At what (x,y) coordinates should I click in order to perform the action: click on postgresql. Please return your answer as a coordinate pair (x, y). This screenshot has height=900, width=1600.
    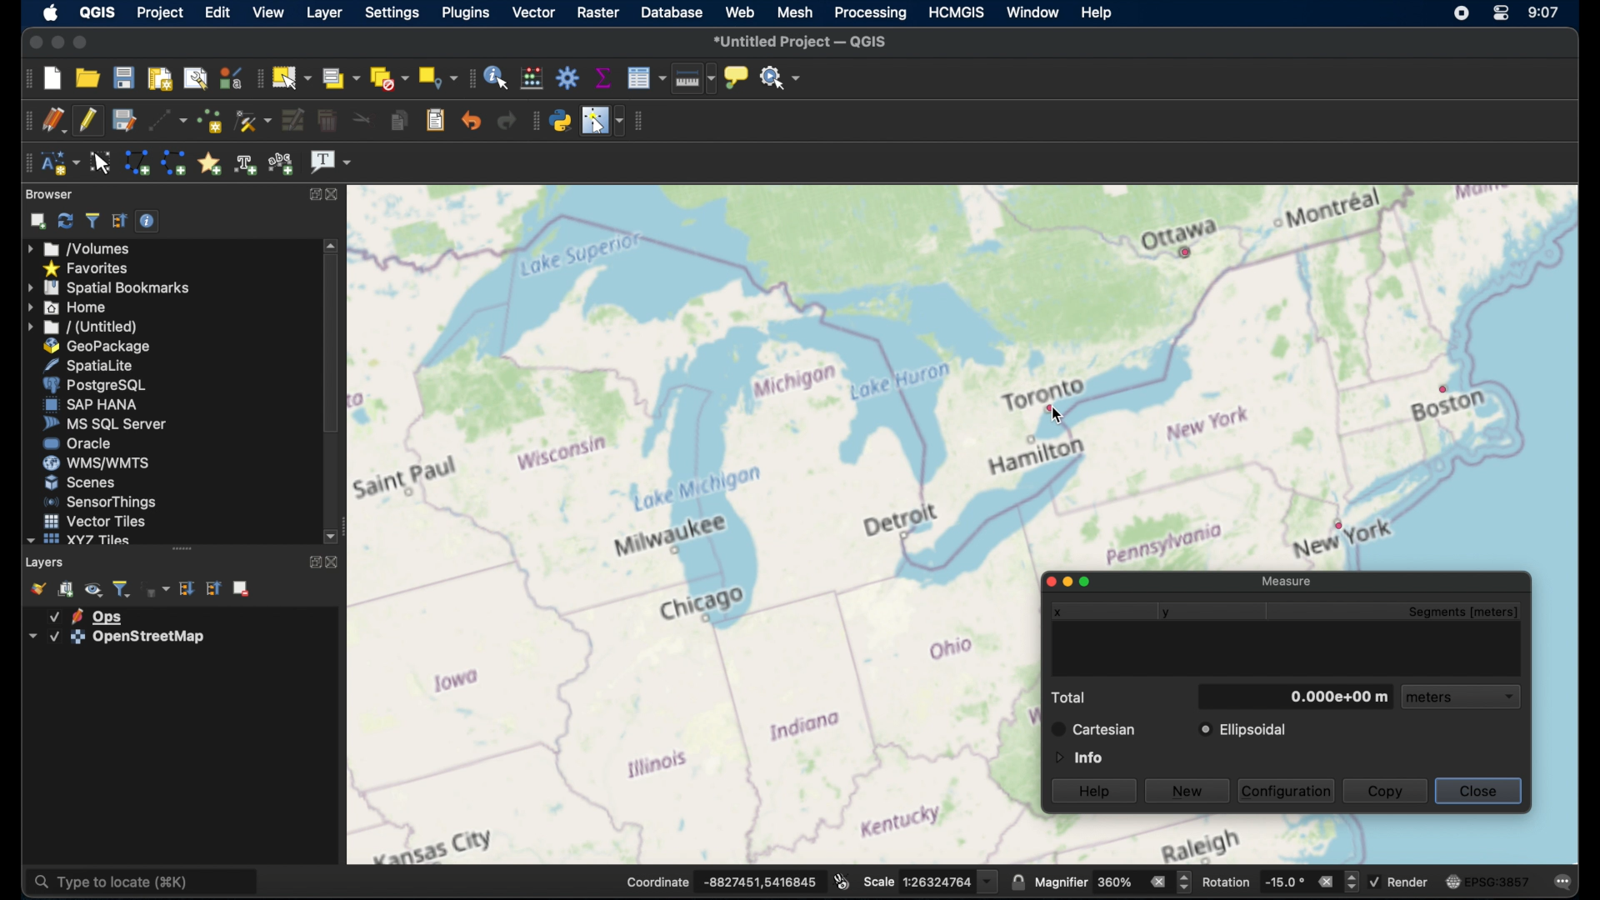
    Looking at the image, I should click on (101, 385).